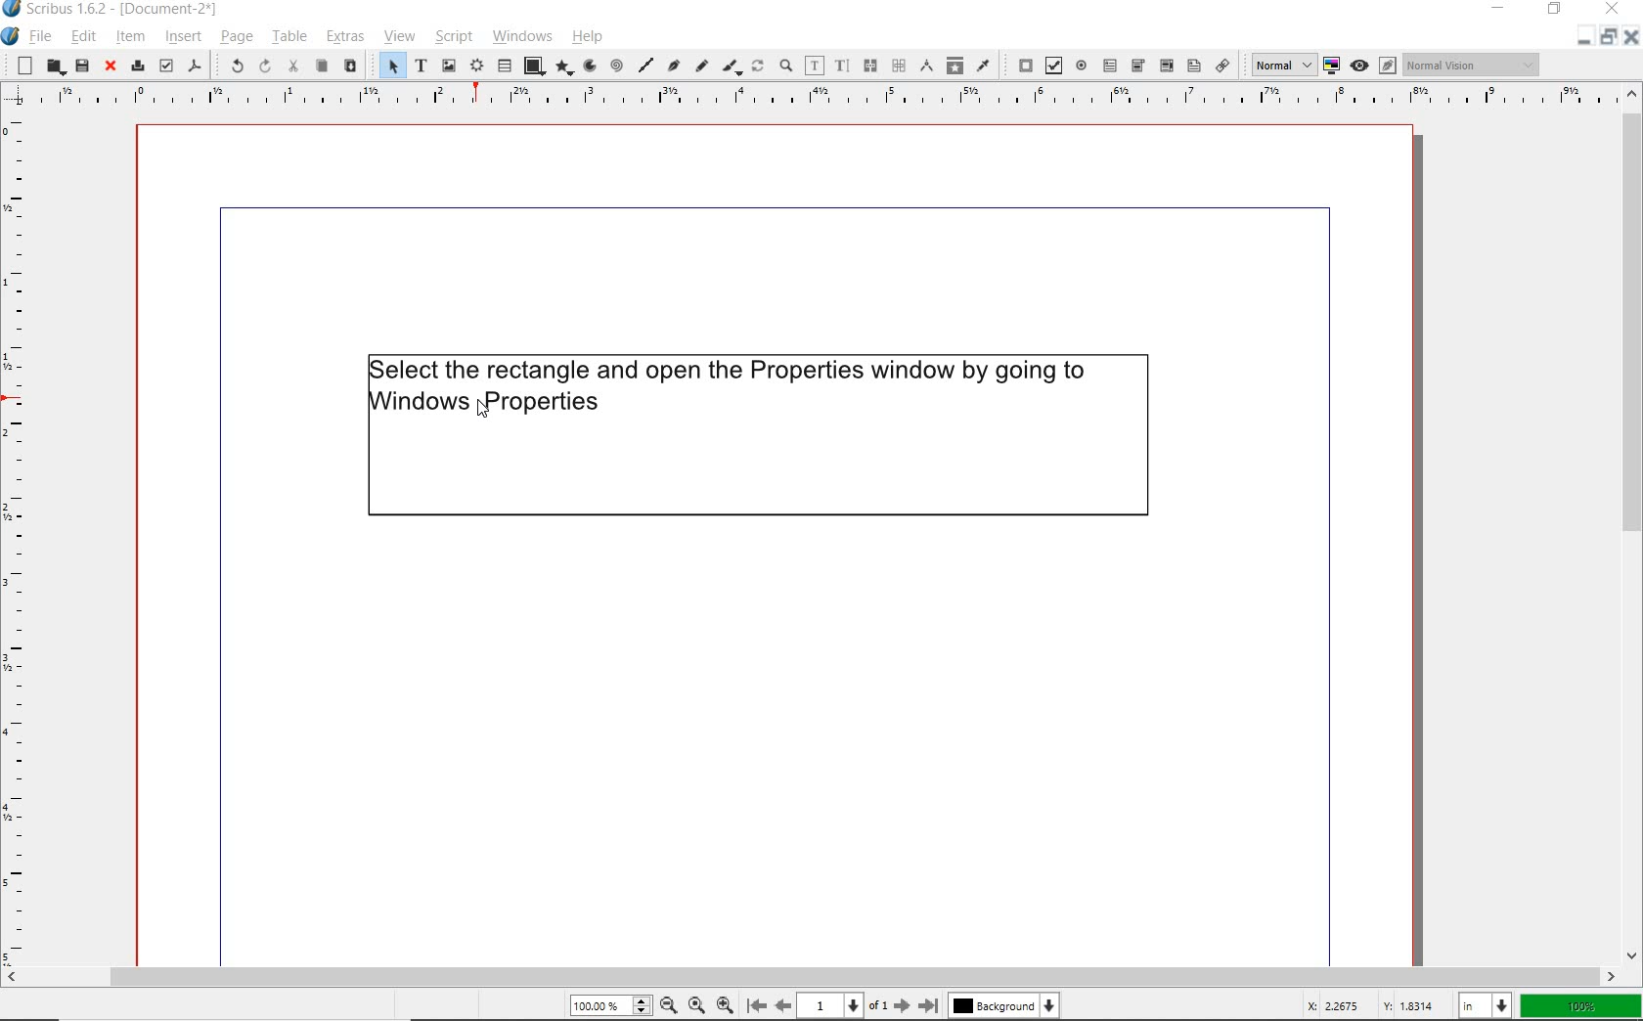 Image resolution: width=1643 pixels, height=1021 pixels. Describe the element at coordinates (195, 65) in the screenshot. I see `save as pdf` at that location.